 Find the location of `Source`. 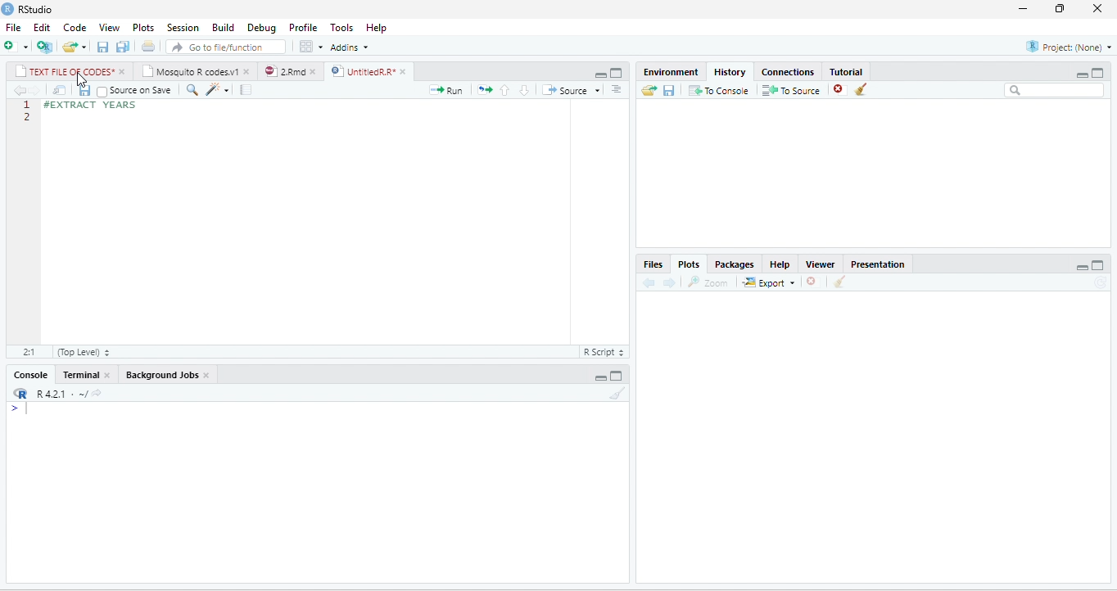

Source is located at coordinates (572, 90).